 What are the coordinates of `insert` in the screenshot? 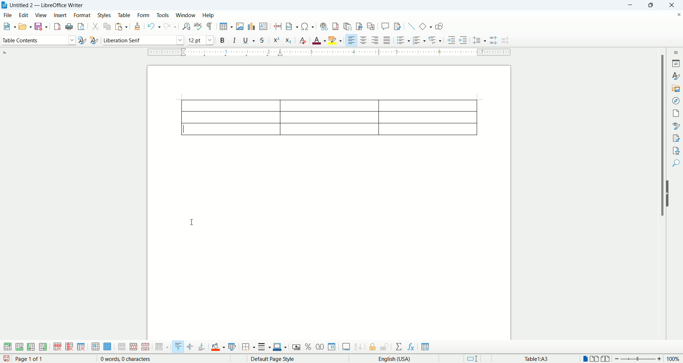 It's located at (60, 16).